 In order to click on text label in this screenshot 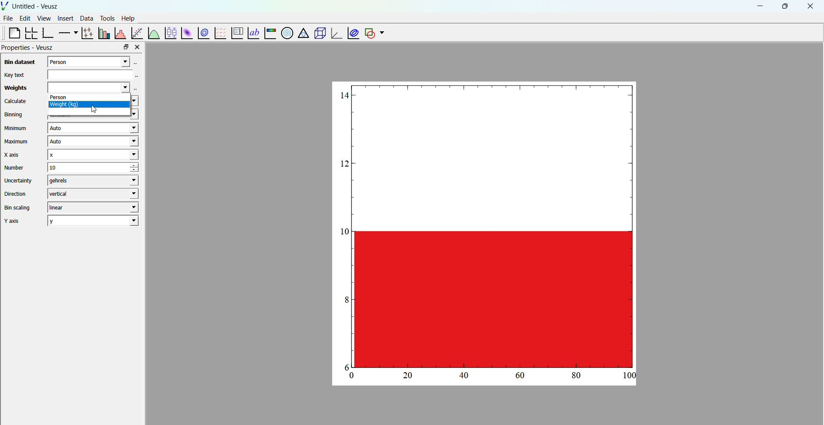, I will do `click(252, 32)`.